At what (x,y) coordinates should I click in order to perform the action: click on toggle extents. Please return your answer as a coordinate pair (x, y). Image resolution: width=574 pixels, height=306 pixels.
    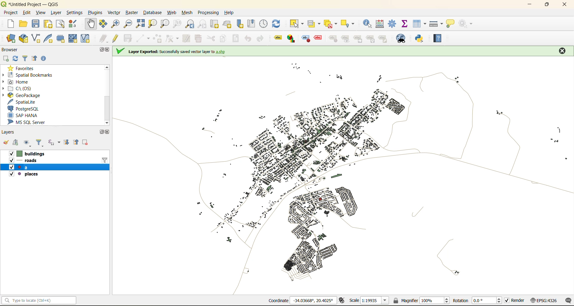
    Looking at the image, I should click on (342, 300).